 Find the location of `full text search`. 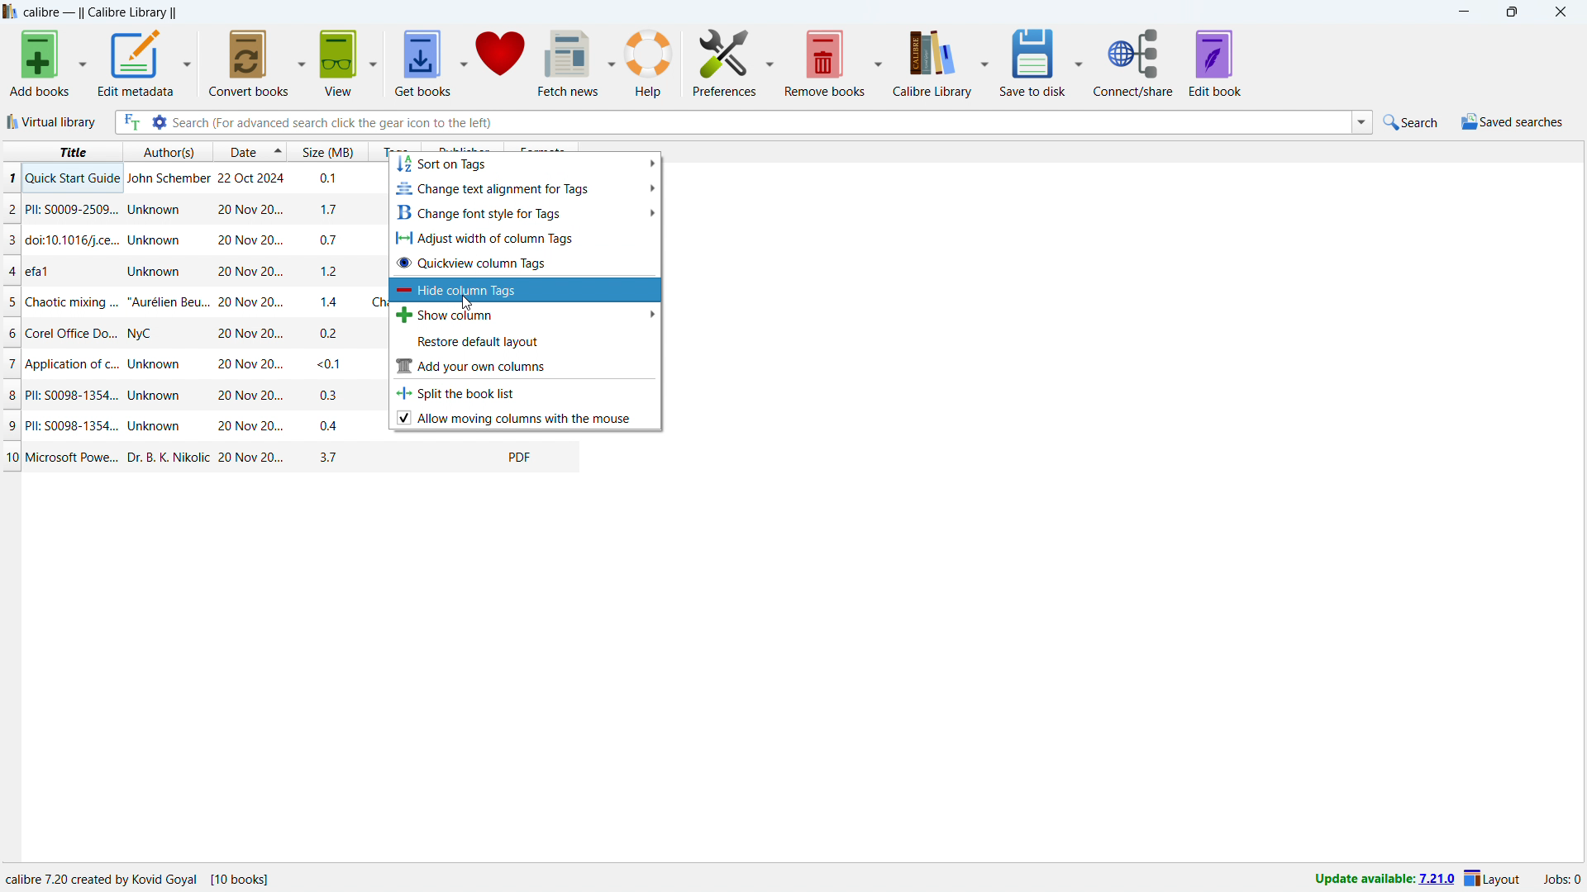

full text search is located at coordinates (131, 122).